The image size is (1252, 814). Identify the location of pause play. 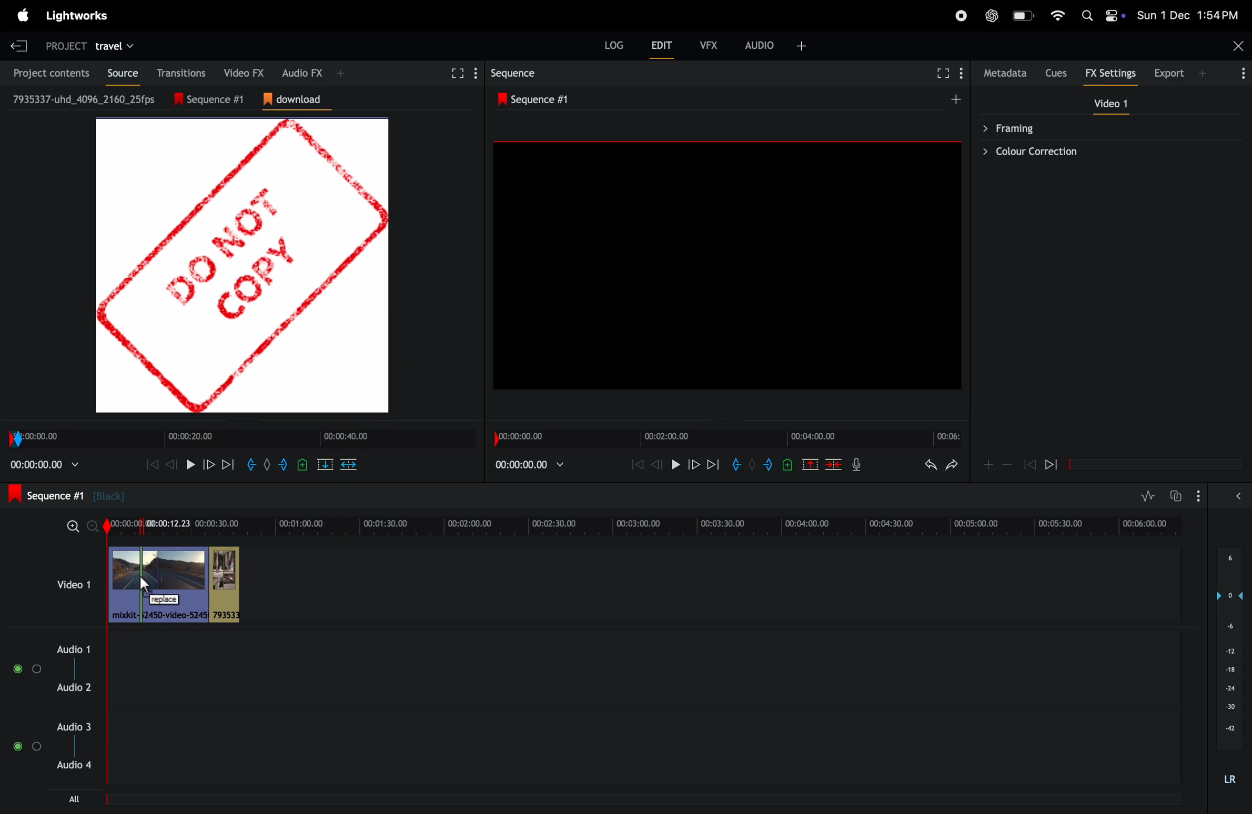
(675, 464).